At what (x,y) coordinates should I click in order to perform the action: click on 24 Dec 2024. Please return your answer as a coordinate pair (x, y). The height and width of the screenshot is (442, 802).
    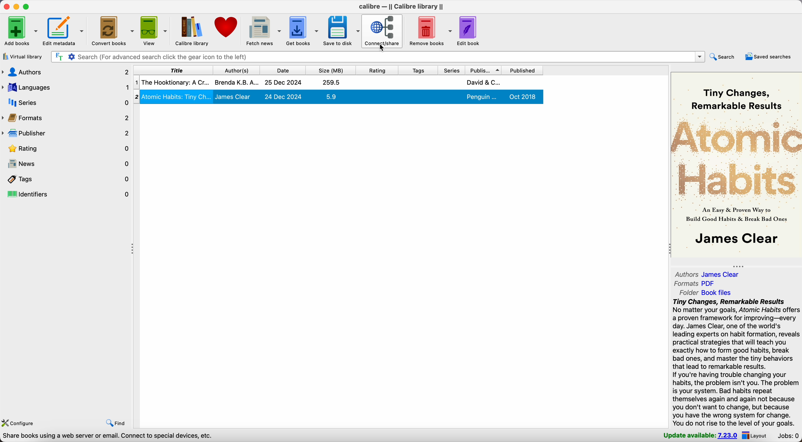
    Looking at the image, I should click on (283, 96).